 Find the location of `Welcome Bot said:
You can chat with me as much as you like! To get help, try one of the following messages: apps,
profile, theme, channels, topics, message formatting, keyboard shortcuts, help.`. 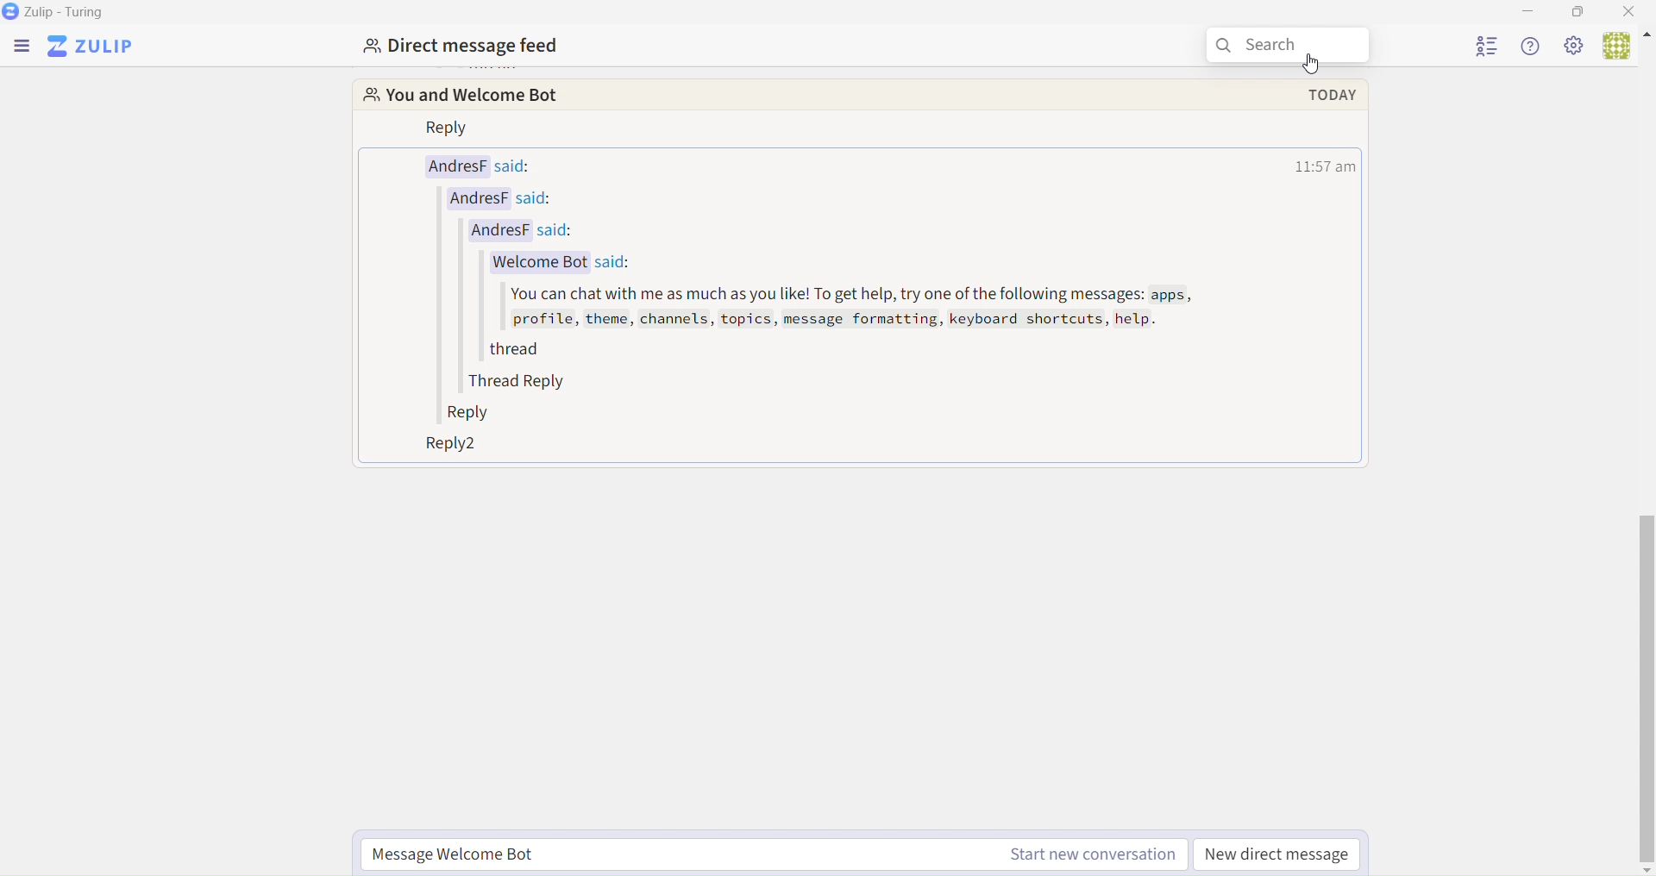

Welcome Bot said:
You can chat with me as much as you like! To get help, try one of the following messages: apps,
profile, theme, channels, topics, message formatting, keyboard shortcuts, help. is located at coordinates (837, 297).